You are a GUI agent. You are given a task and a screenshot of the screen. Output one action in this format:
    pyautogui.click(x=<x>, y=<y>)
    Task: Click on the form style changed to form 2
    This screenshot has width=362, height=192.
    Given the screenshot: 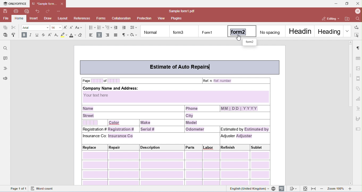 What is the action you would take?
    pyautogui.click(x=179, y=121)
    